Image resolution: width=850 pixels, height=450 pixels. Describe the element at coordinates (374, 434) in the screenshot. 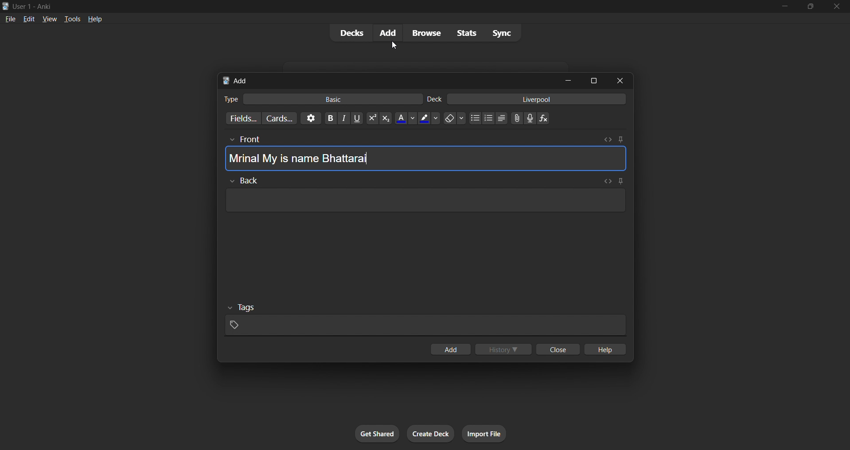

I see `get shared` at that location.